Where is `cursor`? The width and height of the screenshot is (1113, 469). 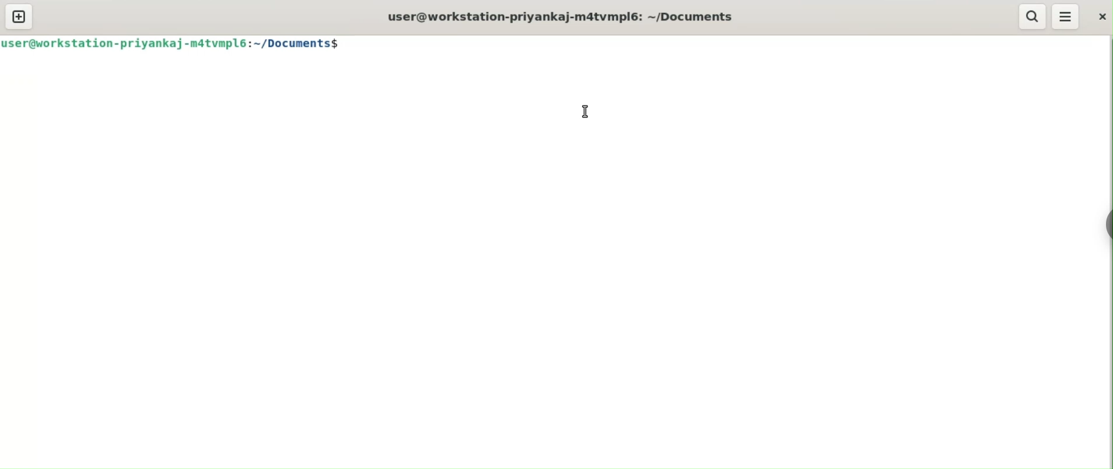 cursor is located at coordinates (584, 113).